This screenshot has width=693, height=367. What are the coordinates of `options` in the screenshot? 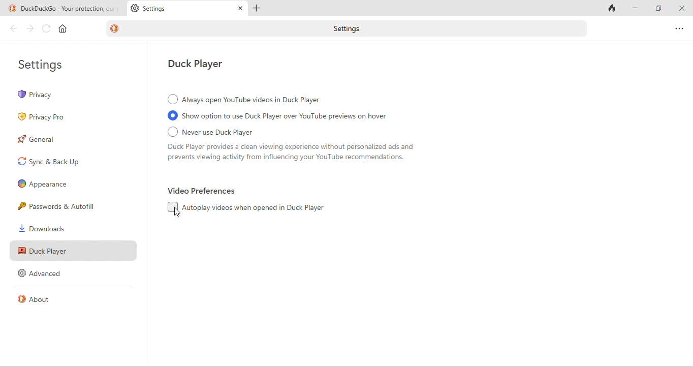 It's located at (677, 28).